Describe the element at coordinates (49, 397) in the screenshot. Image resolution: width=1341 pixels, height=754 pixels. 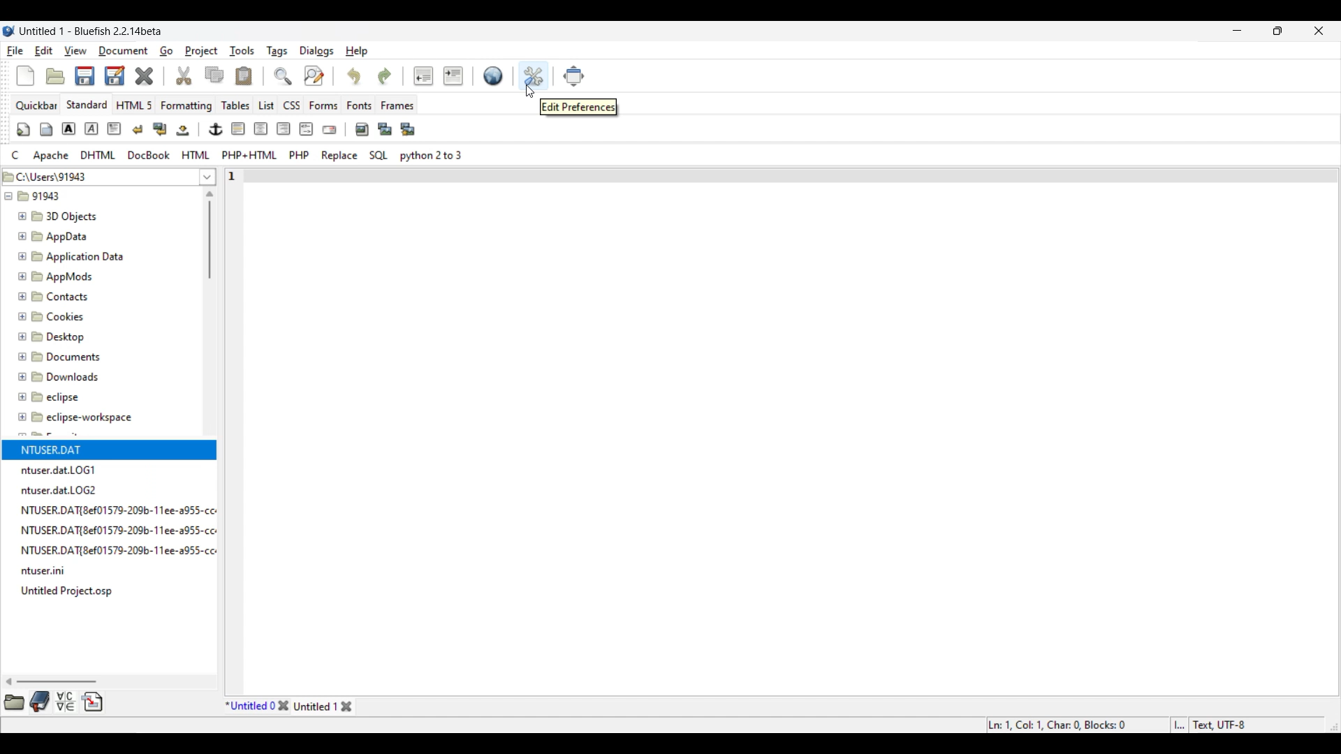
I see `®B eclipse` at that location.